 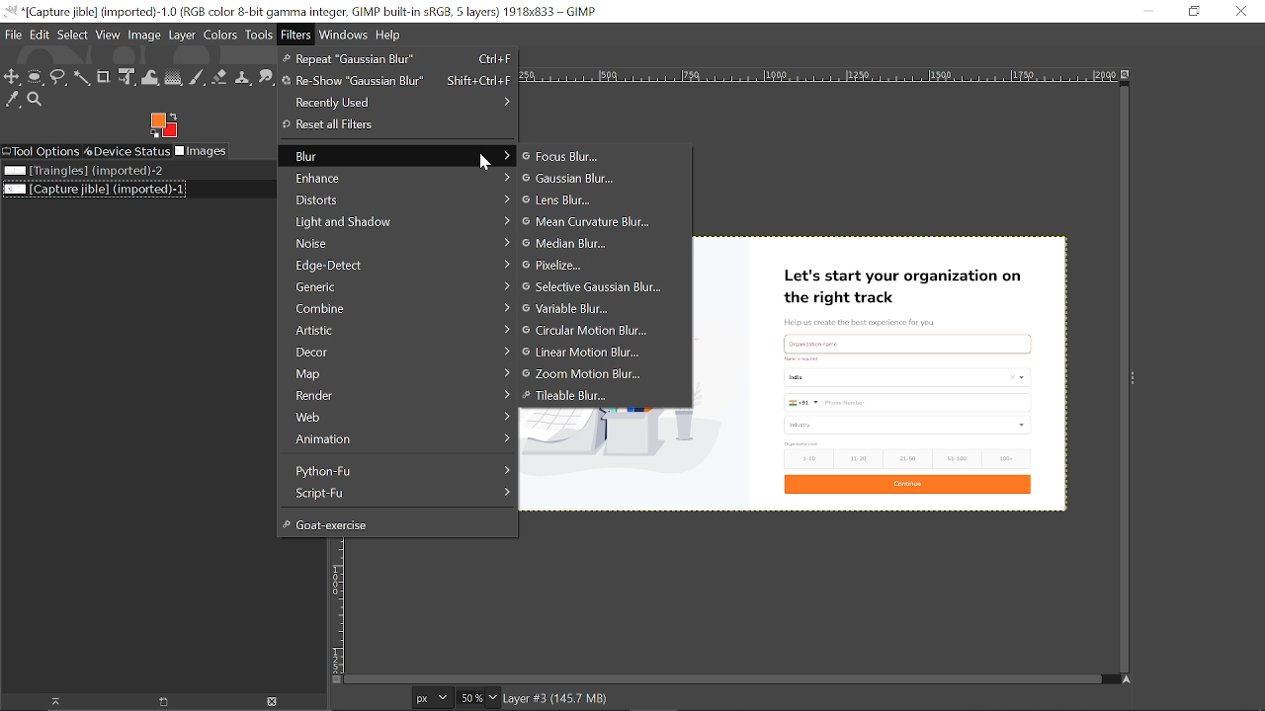 I want to click on Edit, so click(x=41, y=37).